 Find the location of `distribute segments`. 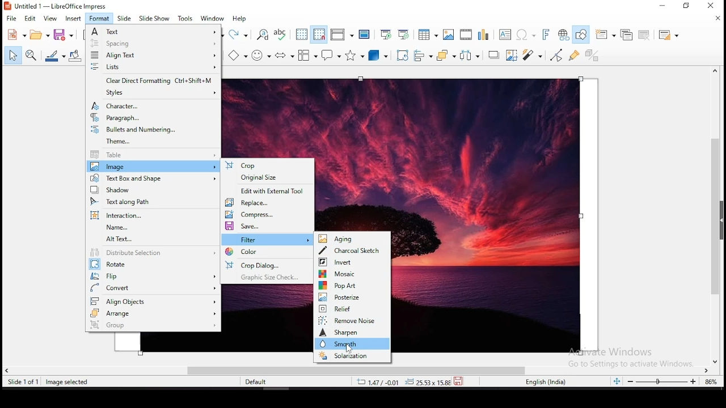

distribute segments is located at coordinates (153, 253).